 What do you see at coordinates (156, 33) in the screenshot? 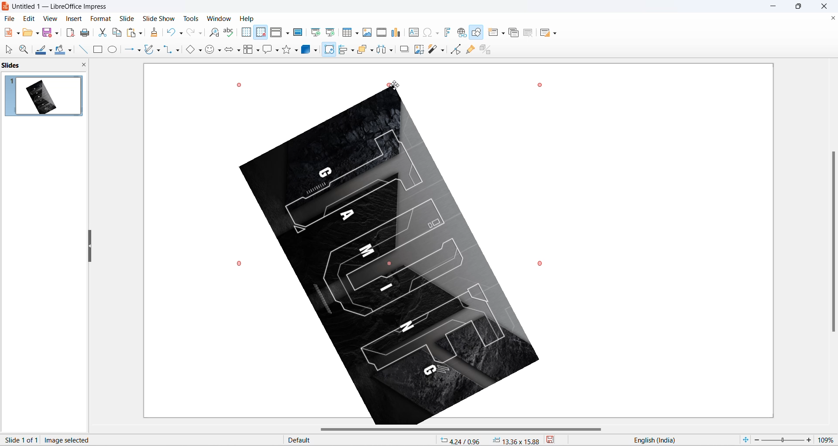
I see `clone formatting` at bounding box center [156, 33].